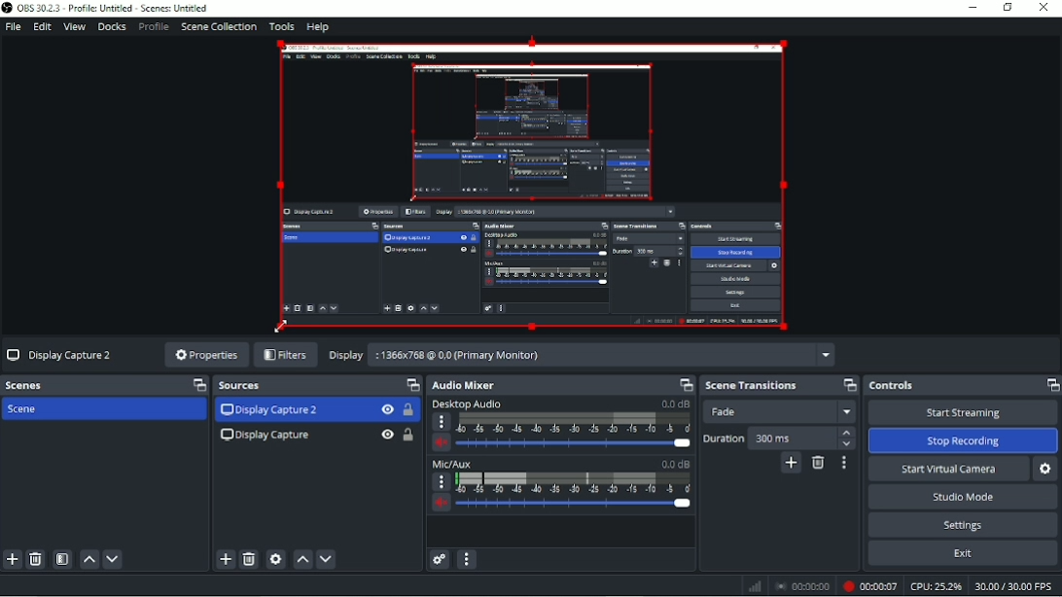 The image size is (1062, 597). Describe the element at coordinates (573, 444) in the screenshot. I see `slider` at that location.